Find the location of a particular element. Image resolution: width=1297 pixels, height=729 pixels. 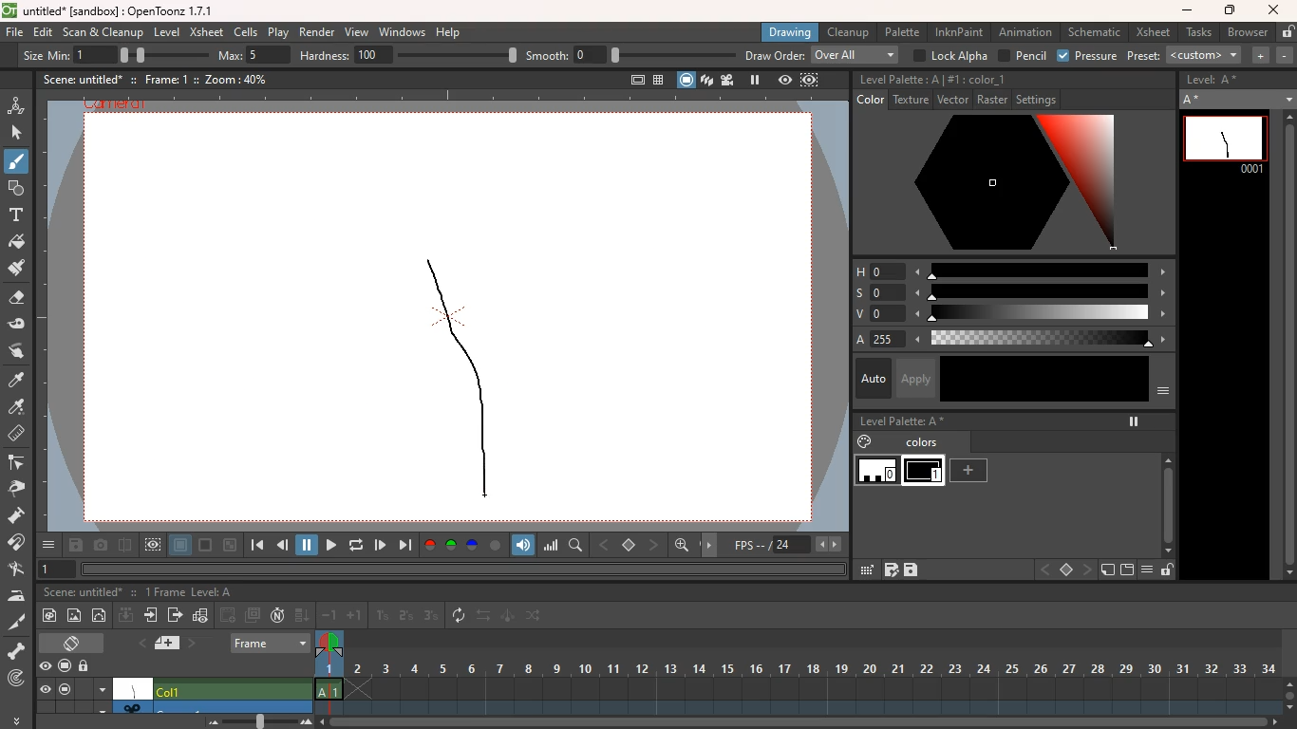

green is located at coordinates (452, 546).